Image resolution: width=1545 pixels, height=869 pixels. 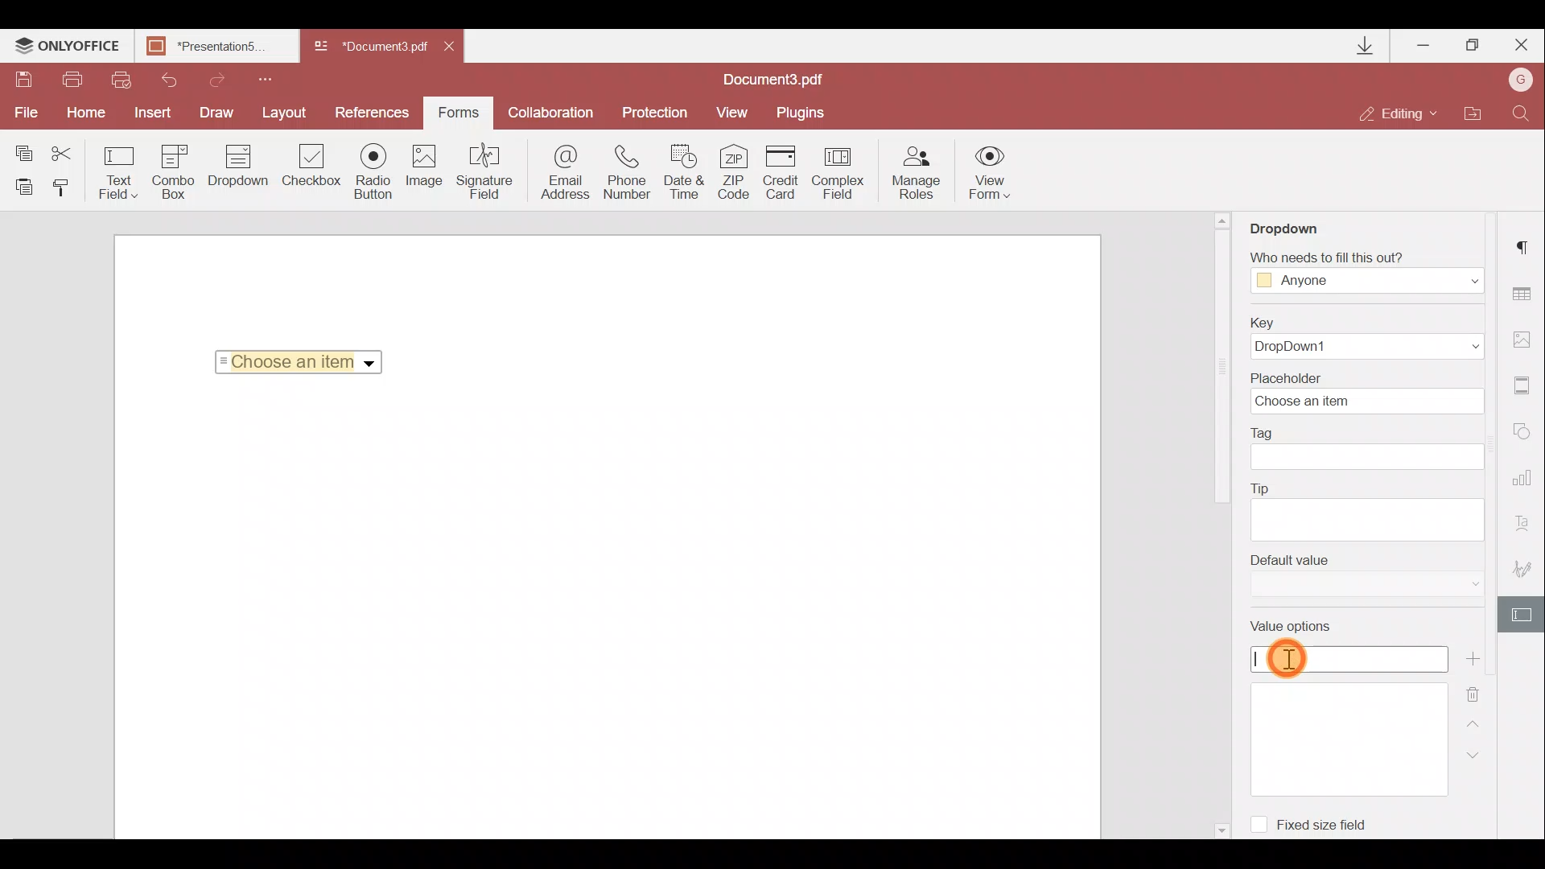 What do you see at coordinates (629, 173) in the screenshot?
I see `Phone number` at bounding box center [629, 173].